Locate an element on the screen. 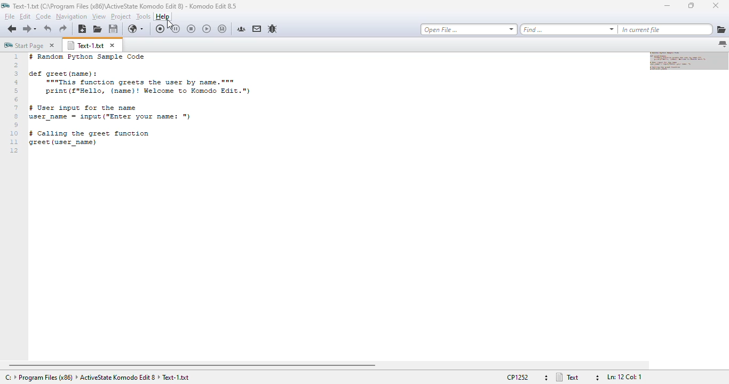 This screenshot has width=729, height=384. record macro is located at coordinates (160, 29).